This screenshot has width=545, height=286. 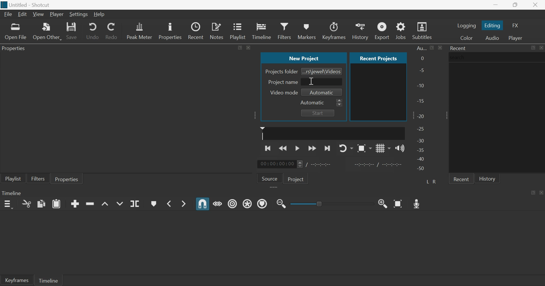 What do you see at coordinates (240, 47) in the screenshot?
I see `Maximize` at bounding box center [240, 47].